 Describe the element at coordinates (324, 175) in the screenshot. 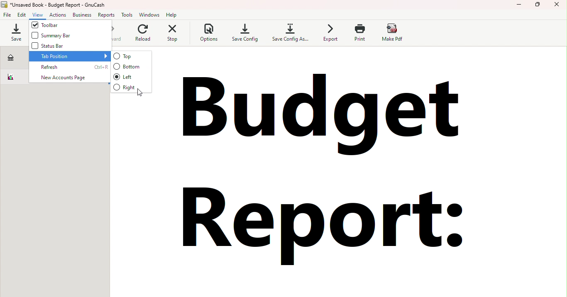

I see `Budget report` at that location.